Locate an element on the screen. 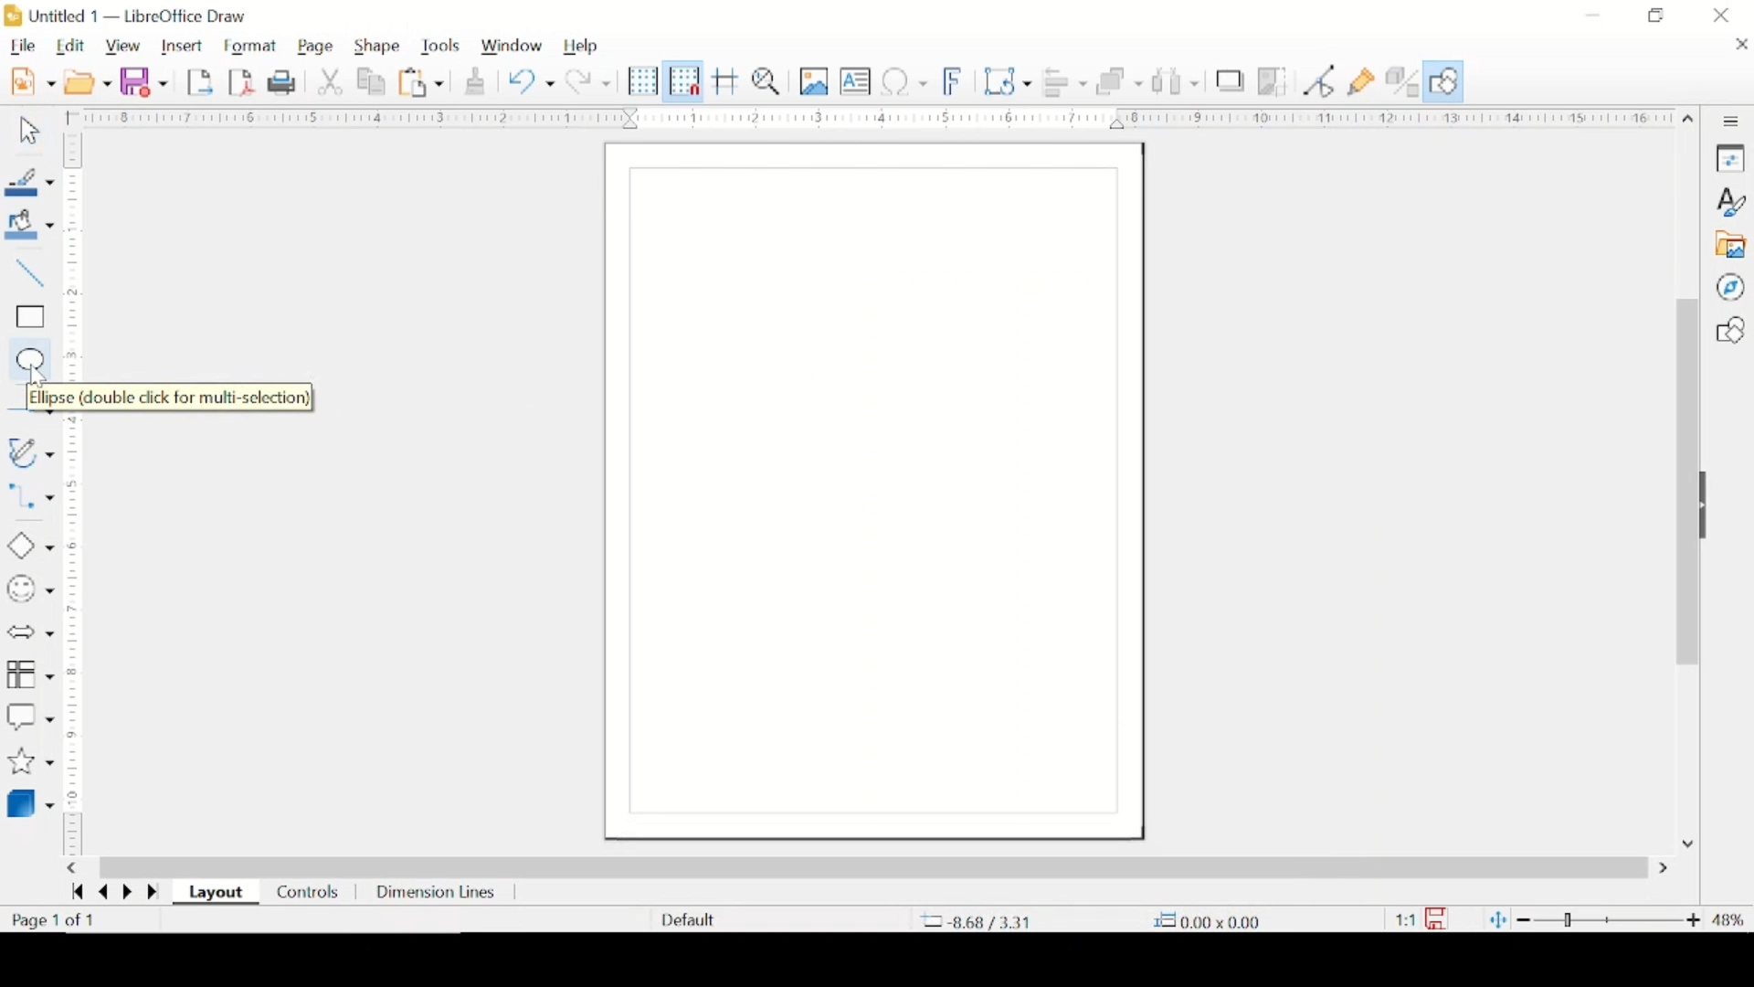 The image size is (1754, 987). zoom level is located at coordinates (1728, 919).